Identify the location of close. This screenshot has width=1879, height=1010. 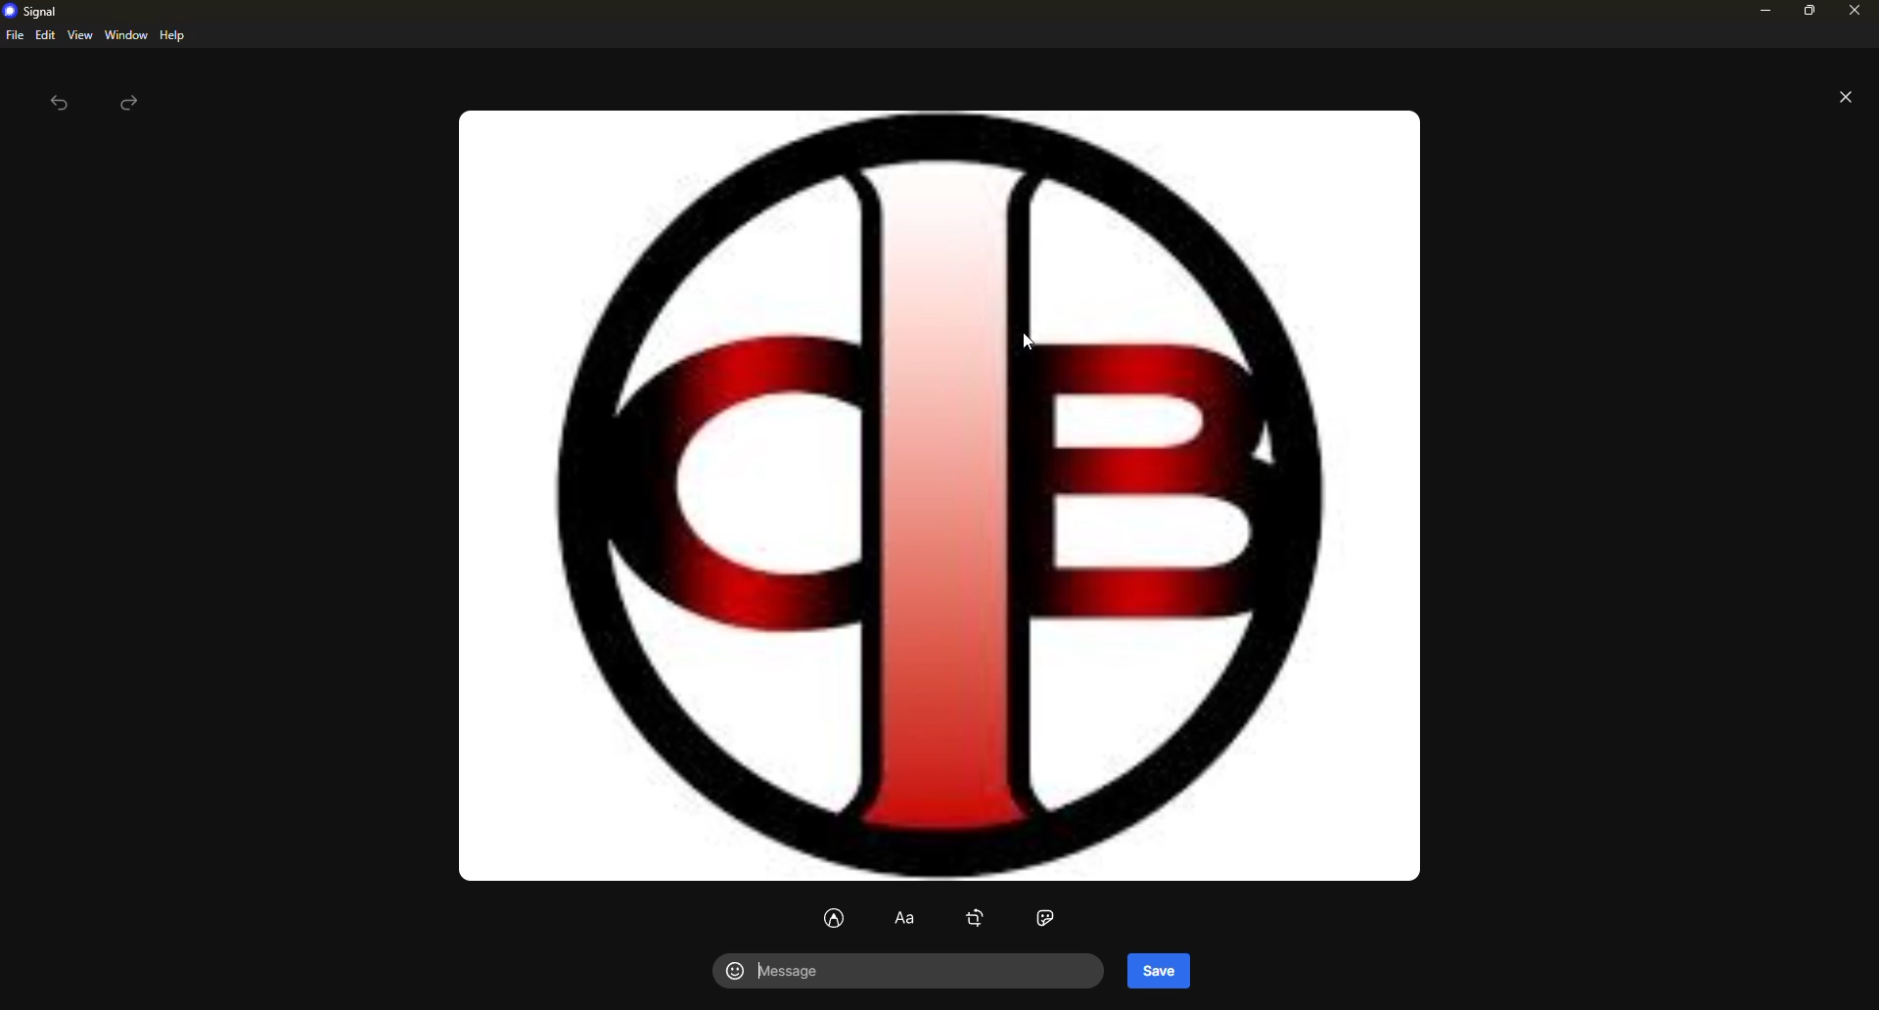
(1846, 97).